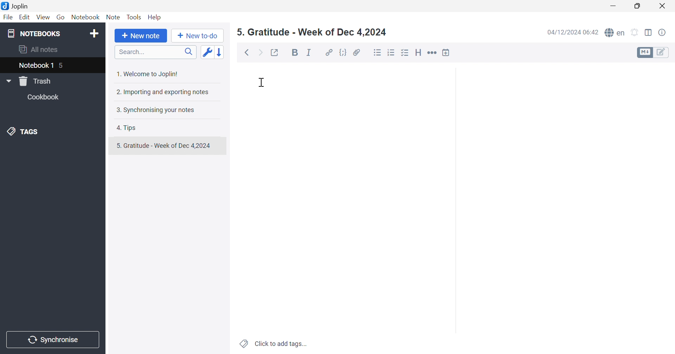  Describe the element at coordinates (148, 73) in the screenshot. I see `1. Welcome to Joplin!` at that location.